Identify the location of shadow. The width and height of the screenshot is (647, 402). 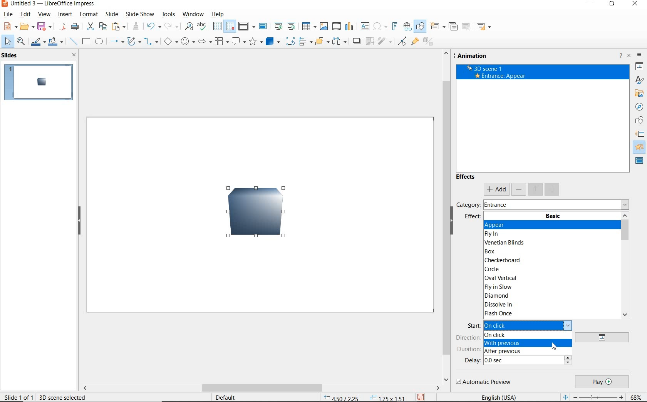
(358, 41).